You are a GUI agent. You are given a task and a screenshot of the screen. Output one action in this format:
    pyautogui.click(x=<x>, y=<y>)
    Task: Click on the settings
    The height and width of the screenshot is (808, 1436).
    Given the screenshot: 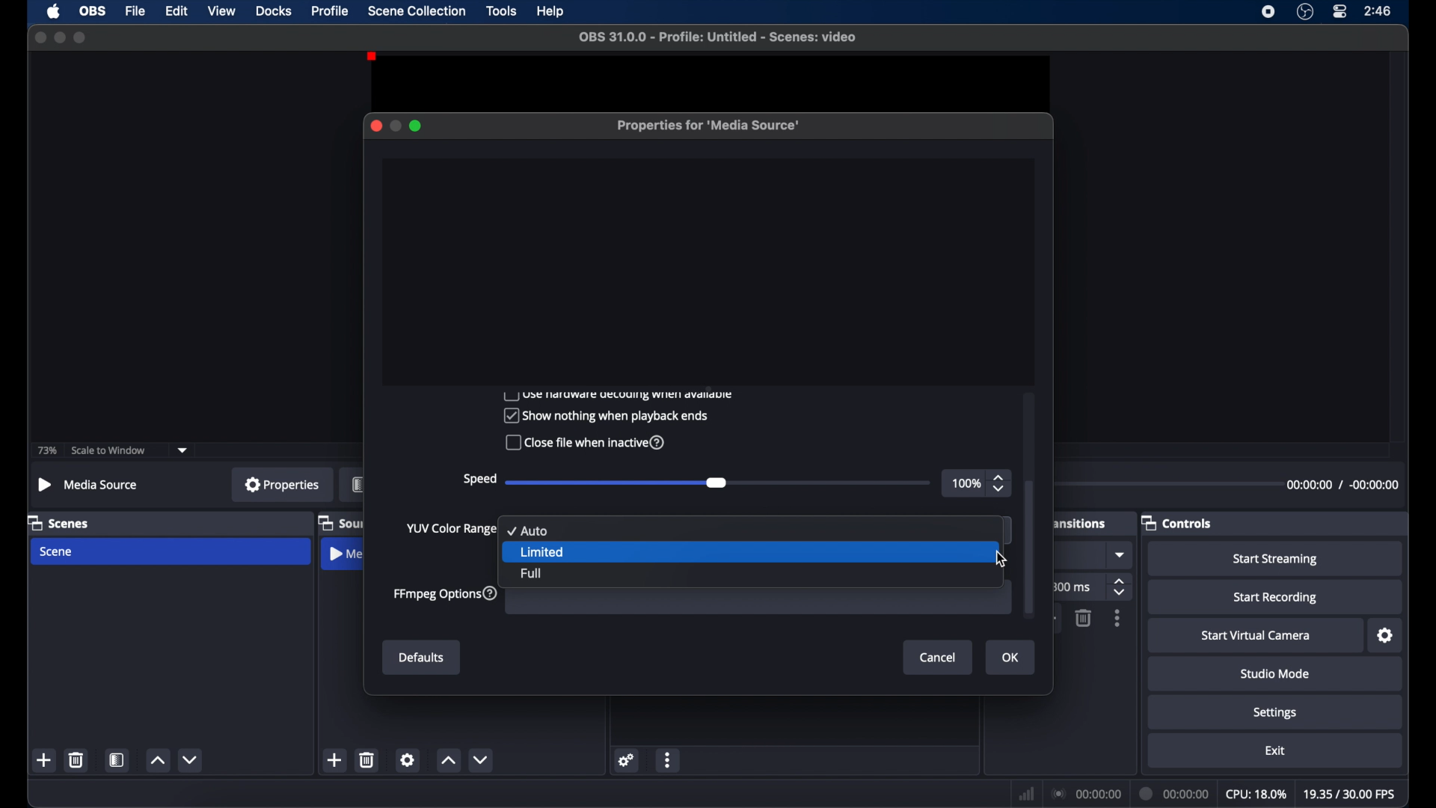 What is the action you would take?
    pyautogui.click(x=627, y=759)
    